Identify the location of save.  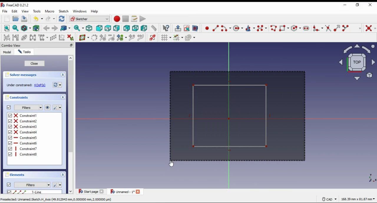
(25, 18).